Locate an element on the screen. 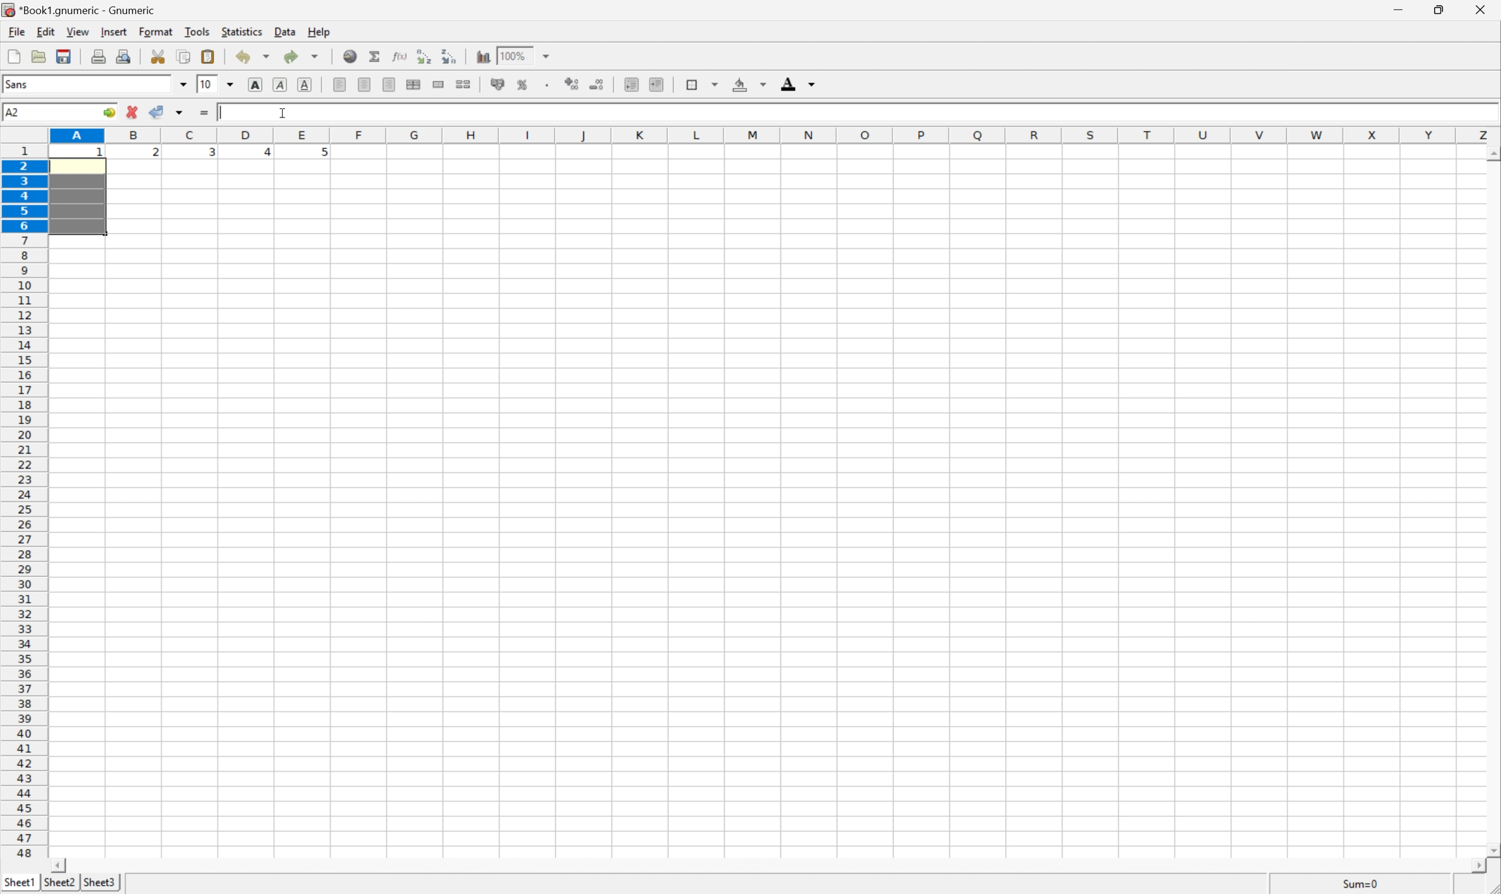  open file is located at coordinates (40, 55).